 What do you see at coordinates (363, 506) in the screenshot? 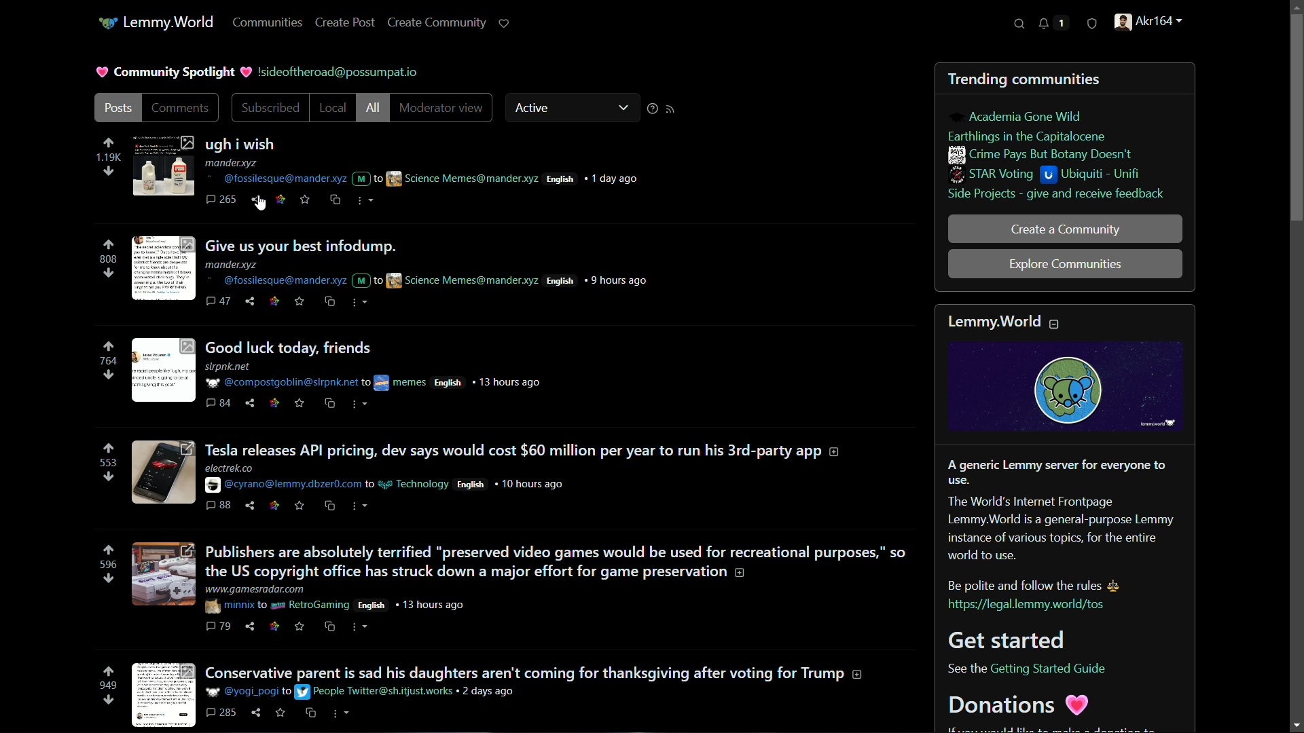
I see `more actions` at bounding box center [363, 506].